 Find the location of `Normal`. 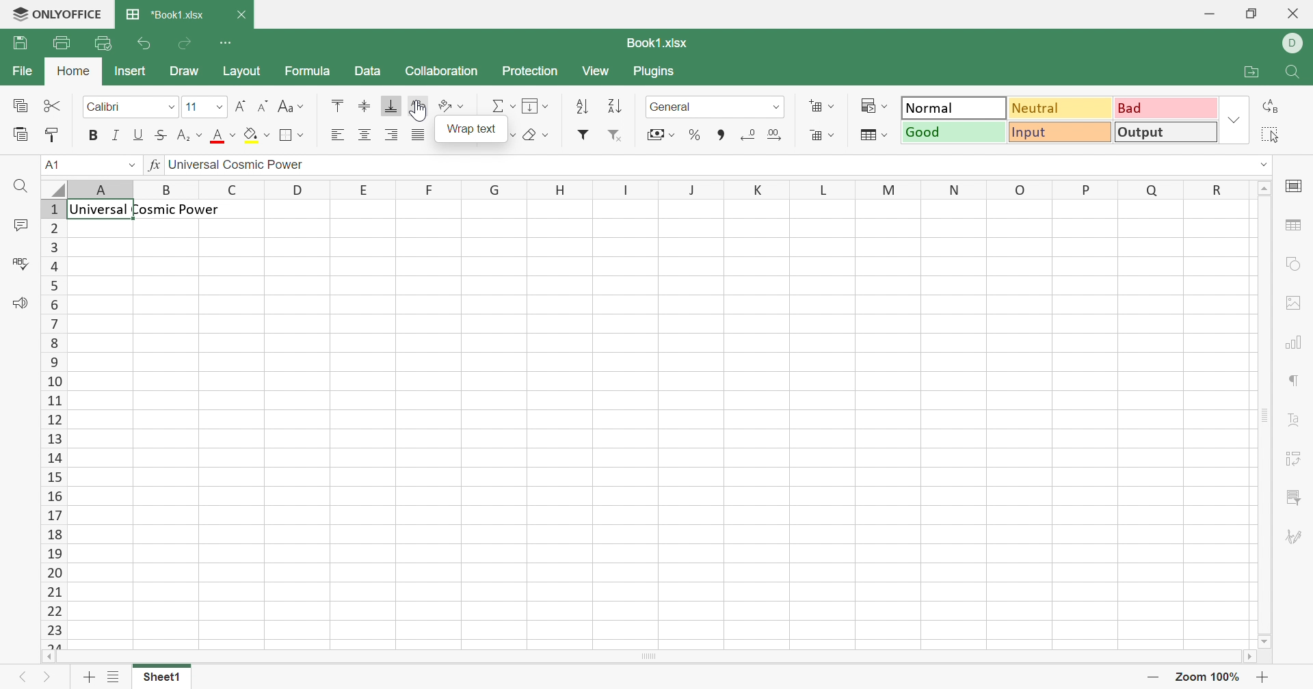

Normal is located at coordinates (953, 109).